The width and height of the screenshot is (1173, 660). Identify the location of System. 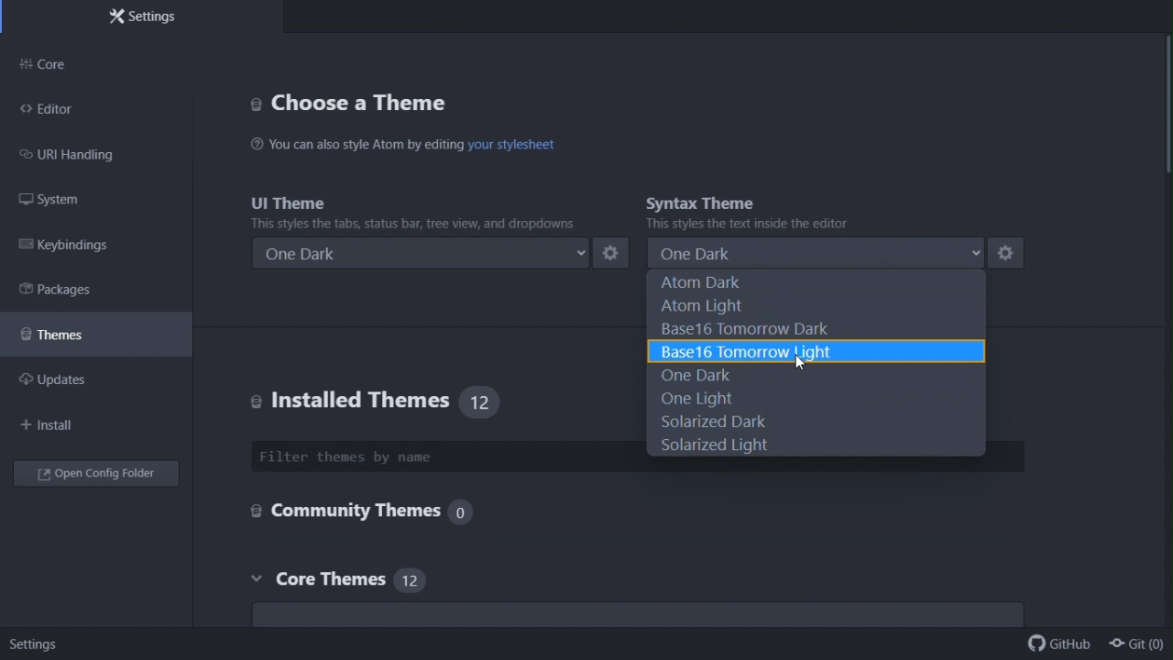
(56, 201).